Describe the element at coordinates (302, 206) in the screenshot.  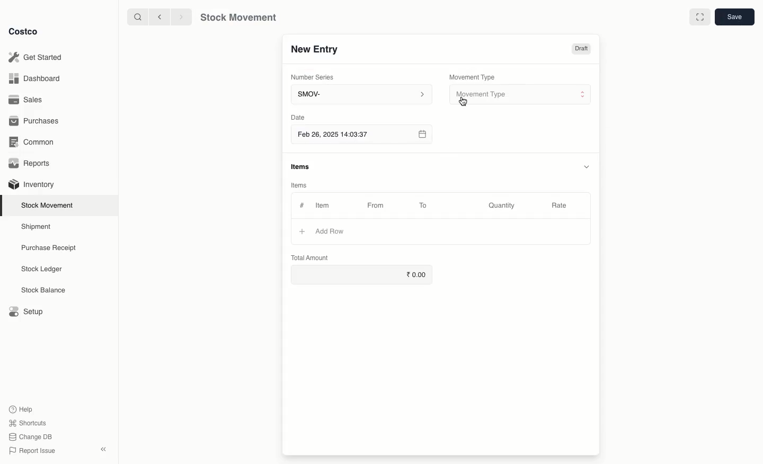
I see `#` at that location.